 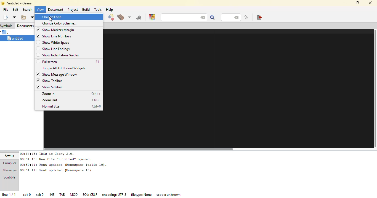 What do you see at coordinates (23, 17) in the screenshot?
I see `open existing` at bounding box center [23, 17].